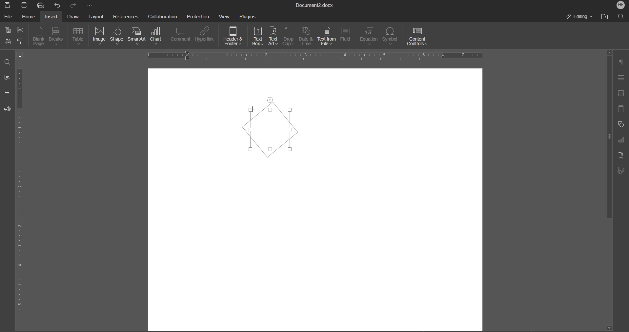 This screenshot has width=629, height=332. Describe the element at coordinates (21, 197) in the screenshot. I see `Vertical Ruler` at that location.